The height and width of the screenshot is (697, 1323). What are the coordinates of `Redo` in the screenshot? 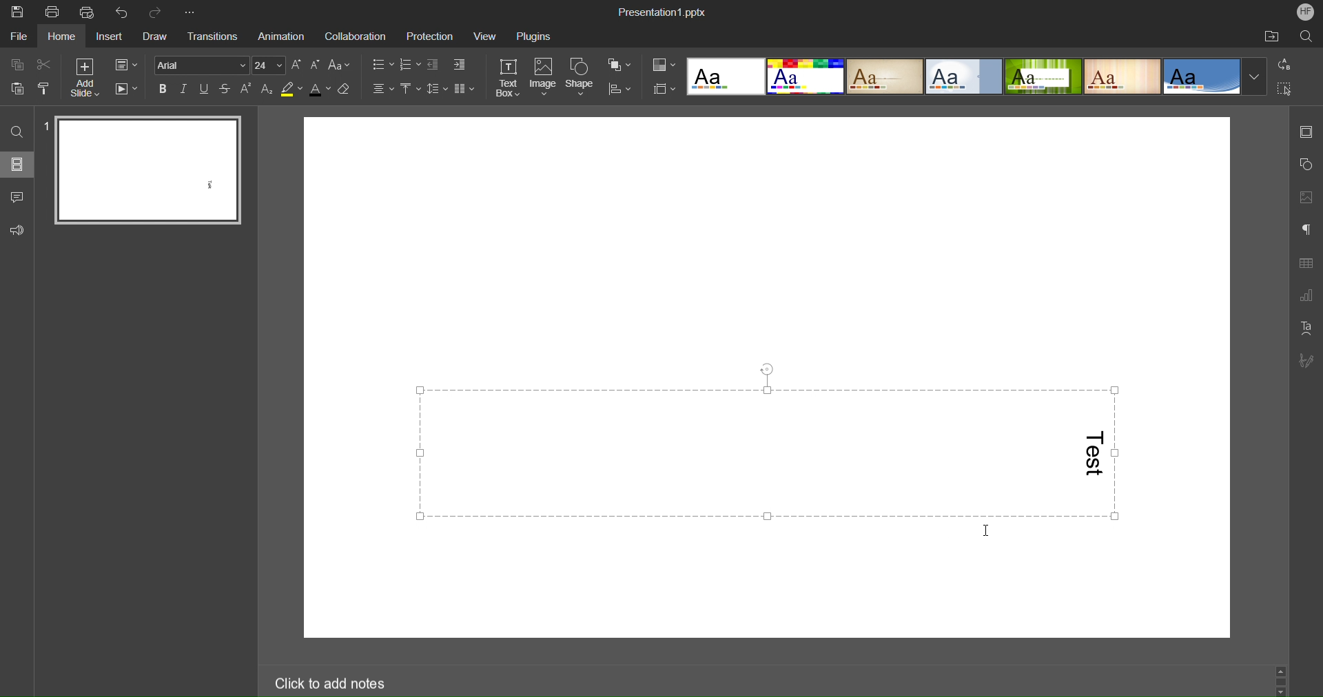 It's located at (158, 11).